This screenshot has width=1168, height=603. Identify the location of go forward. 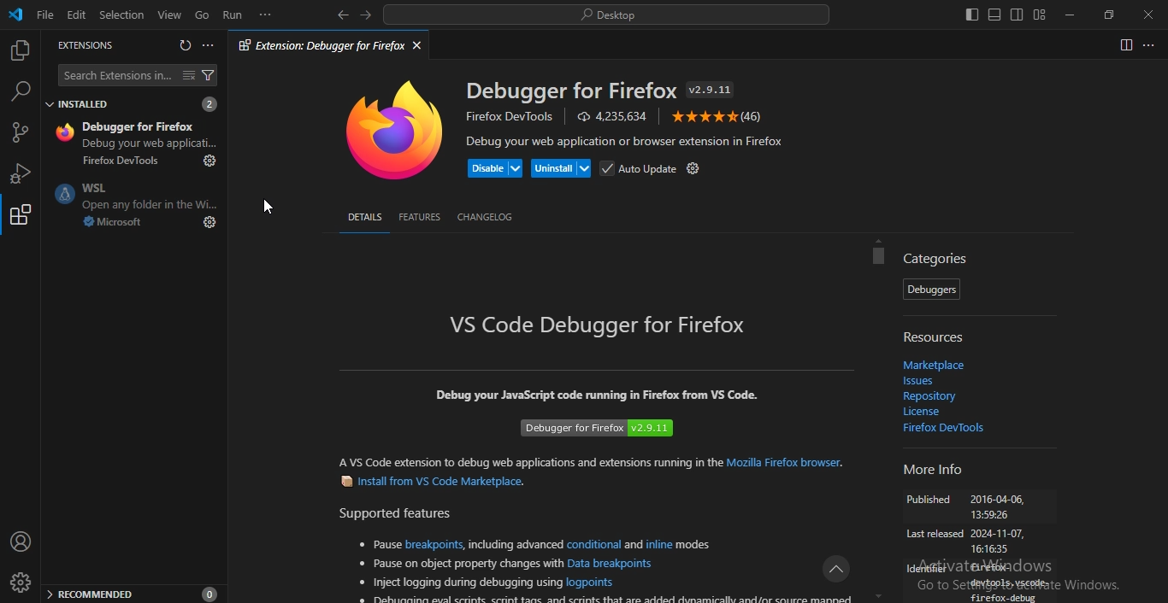
(368, 16).